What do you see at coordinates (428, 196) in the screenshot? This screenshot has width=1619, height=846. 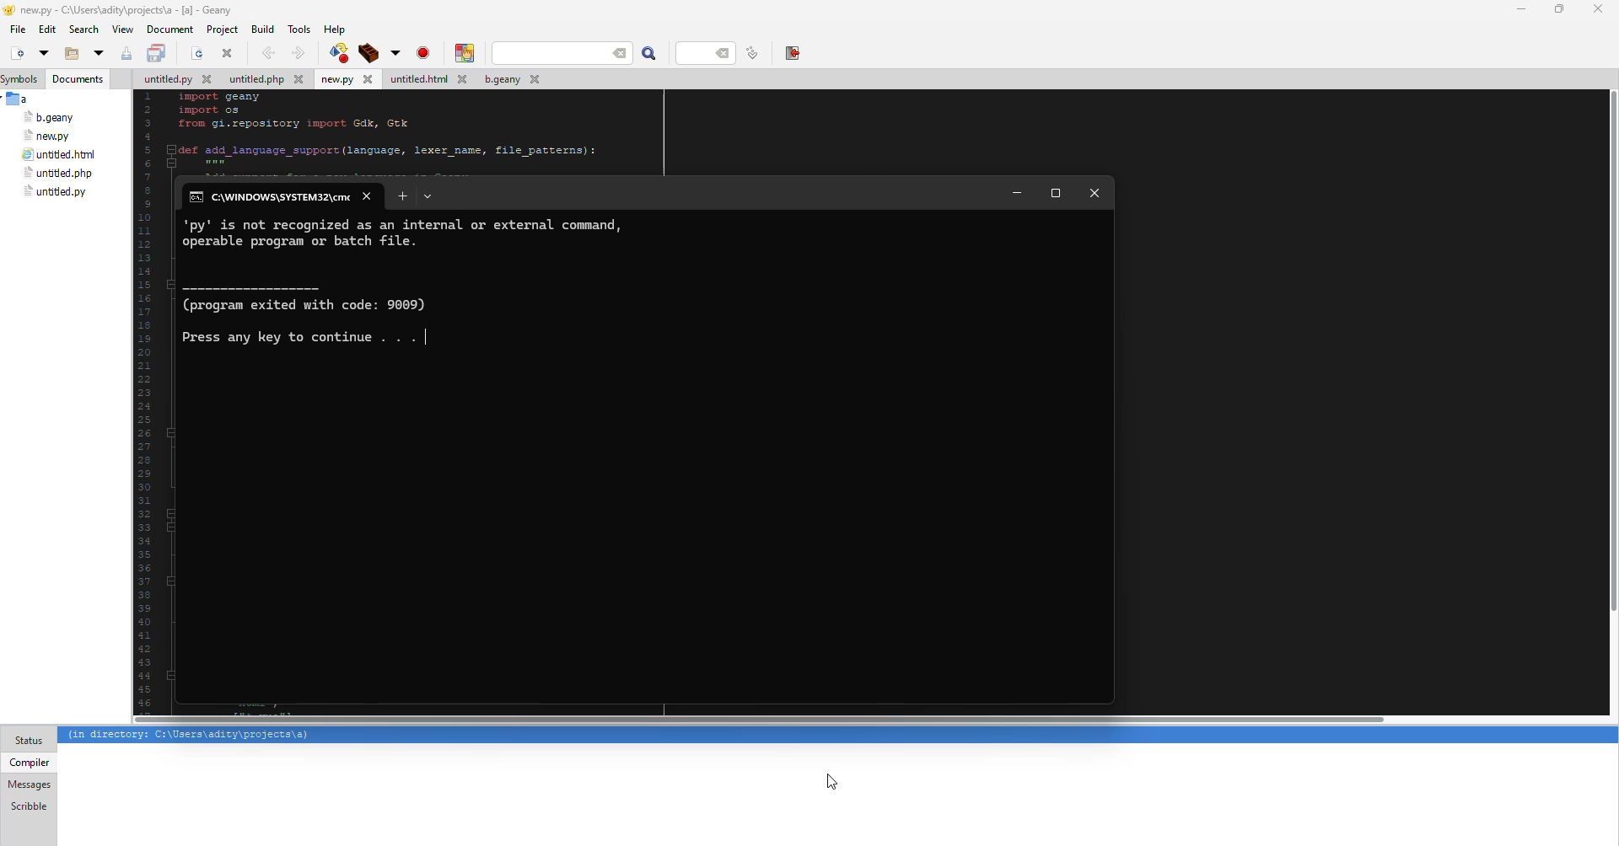 I see `tab` at bounding box center [428, 196].